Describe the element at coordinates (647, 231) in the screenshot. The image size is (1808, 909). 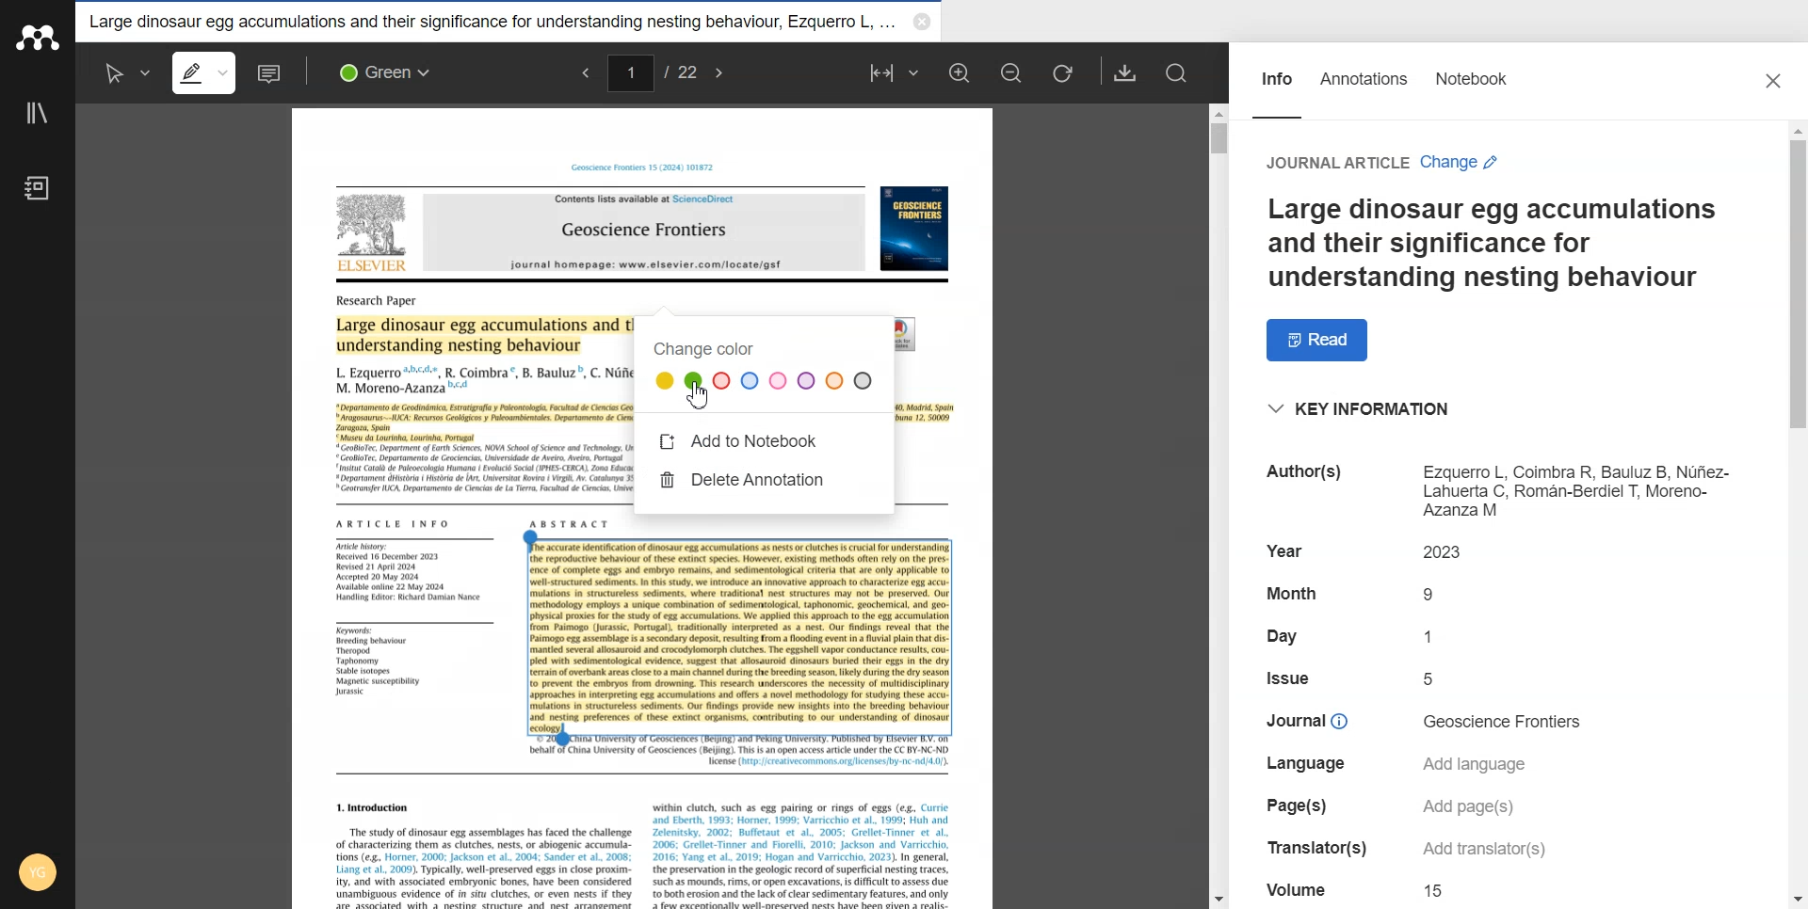
I see `text` at that location.